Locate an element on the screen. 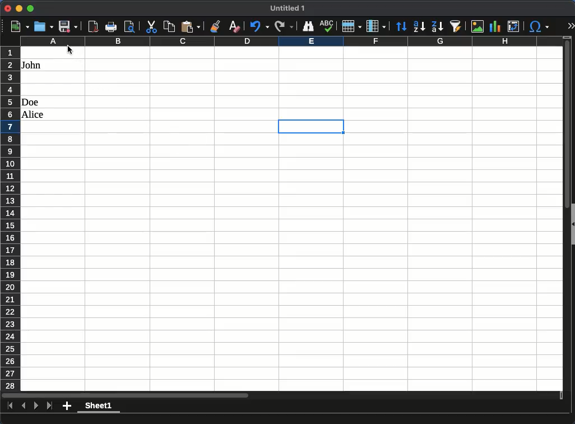  pivot table is located at coordinates (514, 26).